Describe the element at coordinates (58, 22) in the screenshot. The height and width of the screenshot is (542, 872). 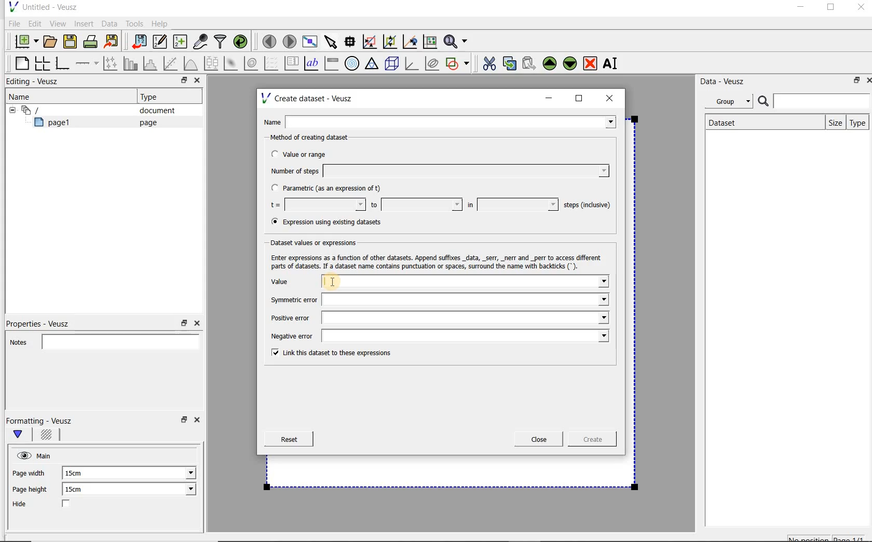
I see `View` at that location.